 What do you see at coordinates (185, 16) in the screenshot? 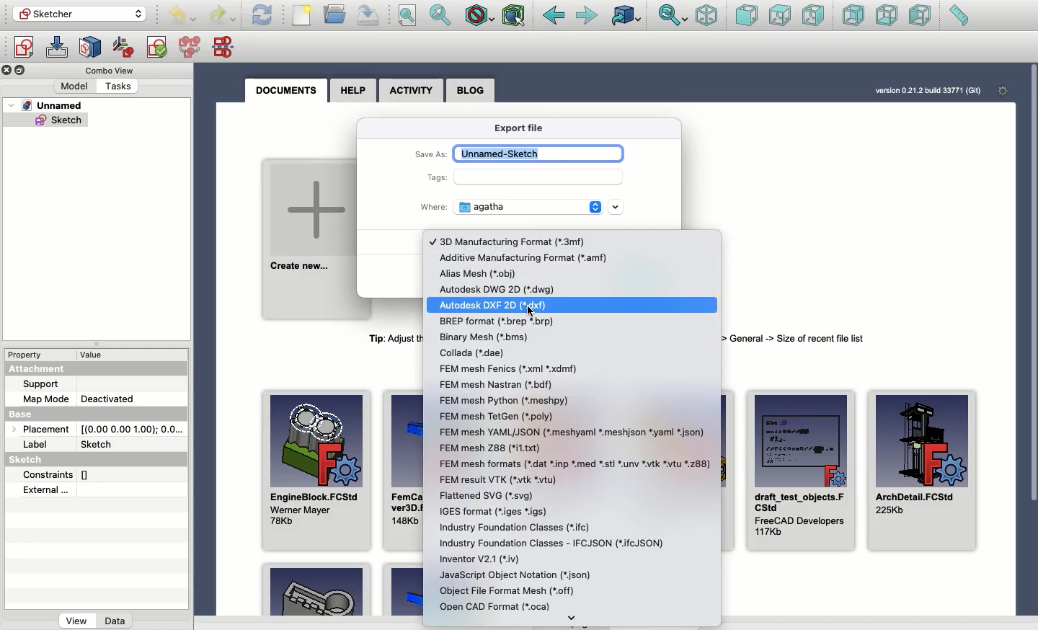
I see `Undo` at bounding box center [185, 16].